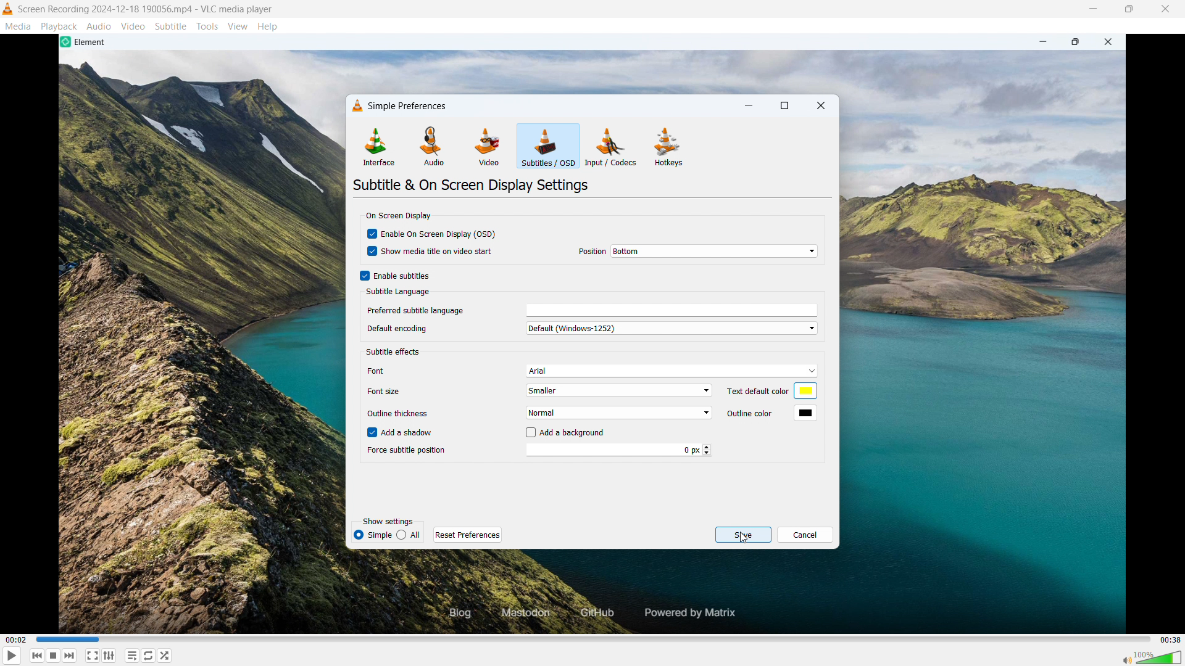 Image resolution: width=1185 pixels, height=666 pixels. What do you see at coordinates (402, 411) in the screenshot?
I see `| Outline thickness` at bounding box center [402, 411].